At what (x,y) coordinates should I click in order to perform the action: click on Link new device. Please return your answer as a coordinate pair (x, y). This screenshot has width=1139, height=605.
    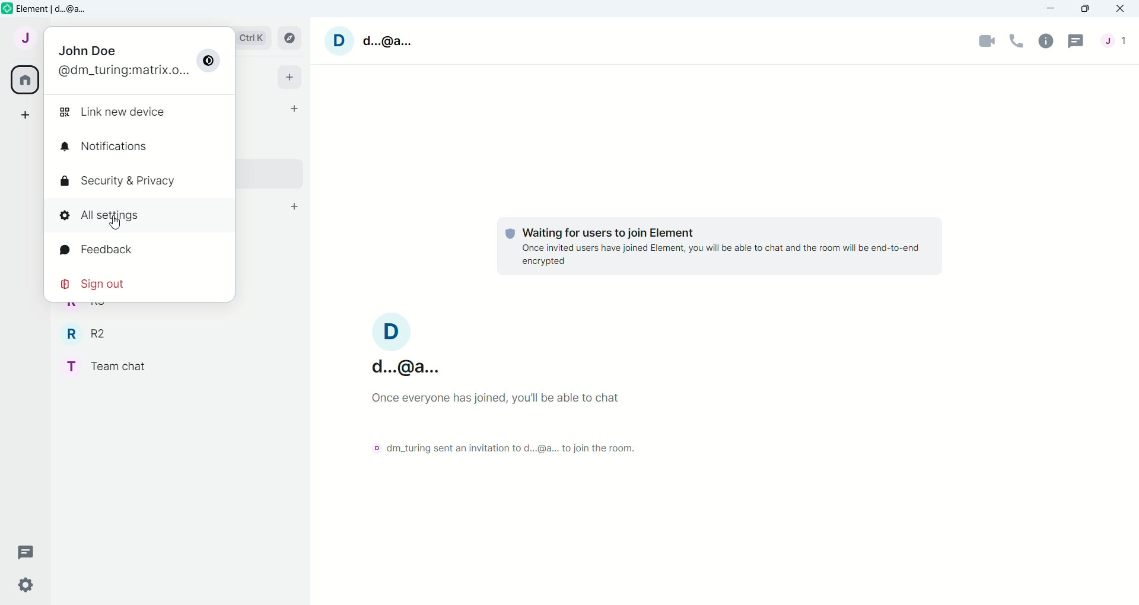
    Looking at the image, I should click on (119, 112).